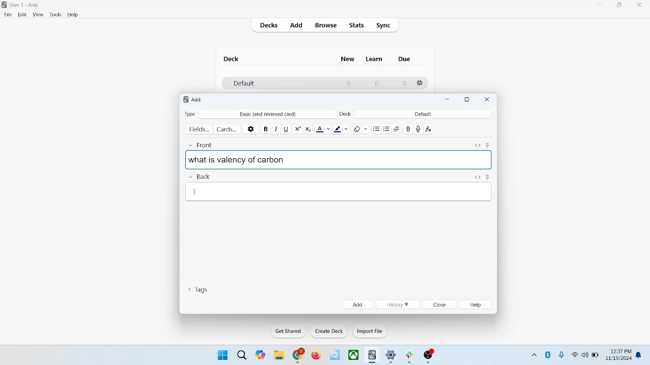  What do you see at coordinates (278, 356) in the screenshot?
I see `folder` at bounding box center [278, 356].